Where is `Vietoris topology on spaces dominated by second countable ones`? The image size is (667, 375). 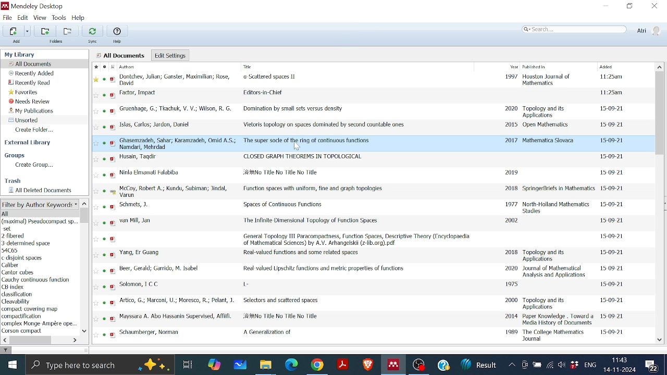 Vietoris topology on spaces dominated by second countable ones is located at coordinates (368, 127).